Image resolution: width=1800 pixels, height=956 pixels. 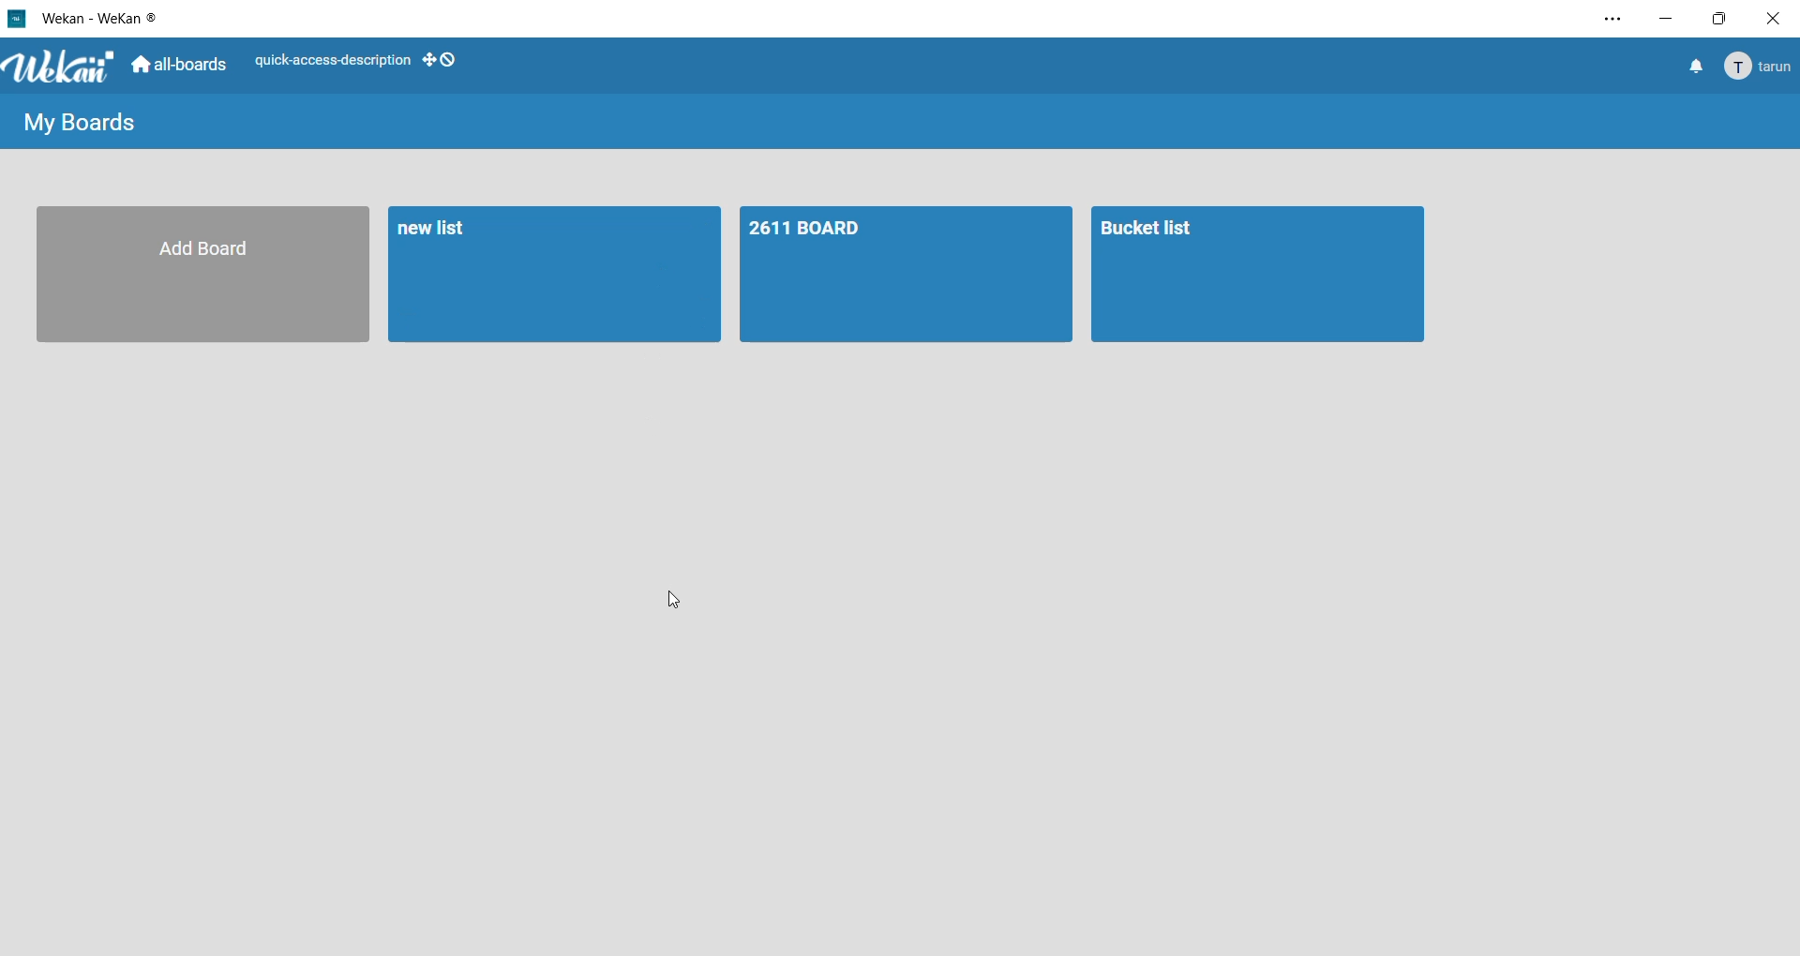 I want to click on notifications, so click(x=1694, y=69).